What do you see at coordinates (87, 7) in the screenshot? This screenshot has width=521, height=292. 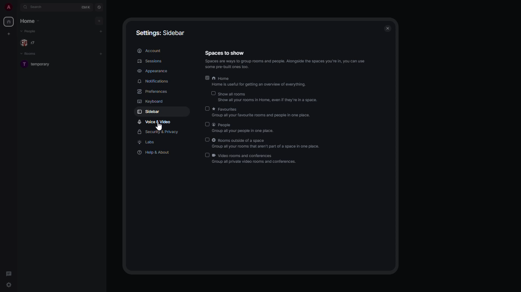 I see `ctrl K` at bounding box center [87, 7].